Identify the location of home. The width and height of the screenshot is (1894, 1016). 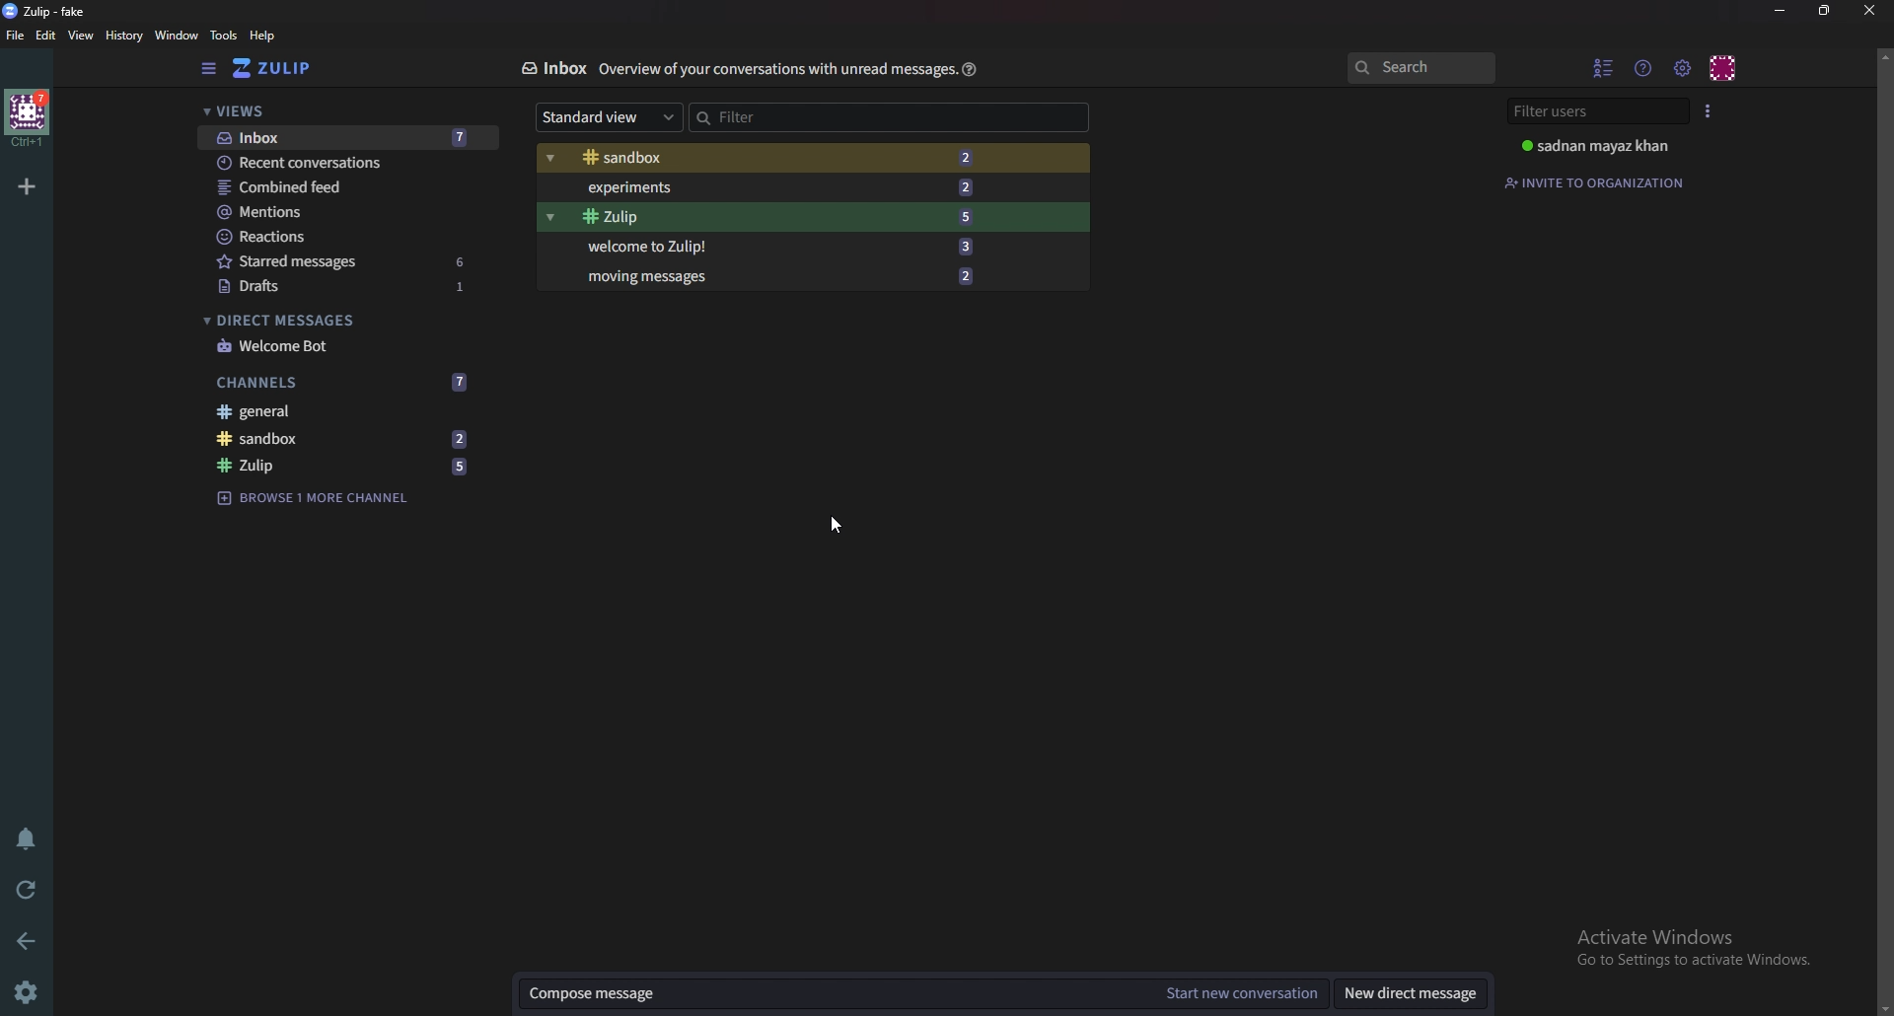
(30, 116).